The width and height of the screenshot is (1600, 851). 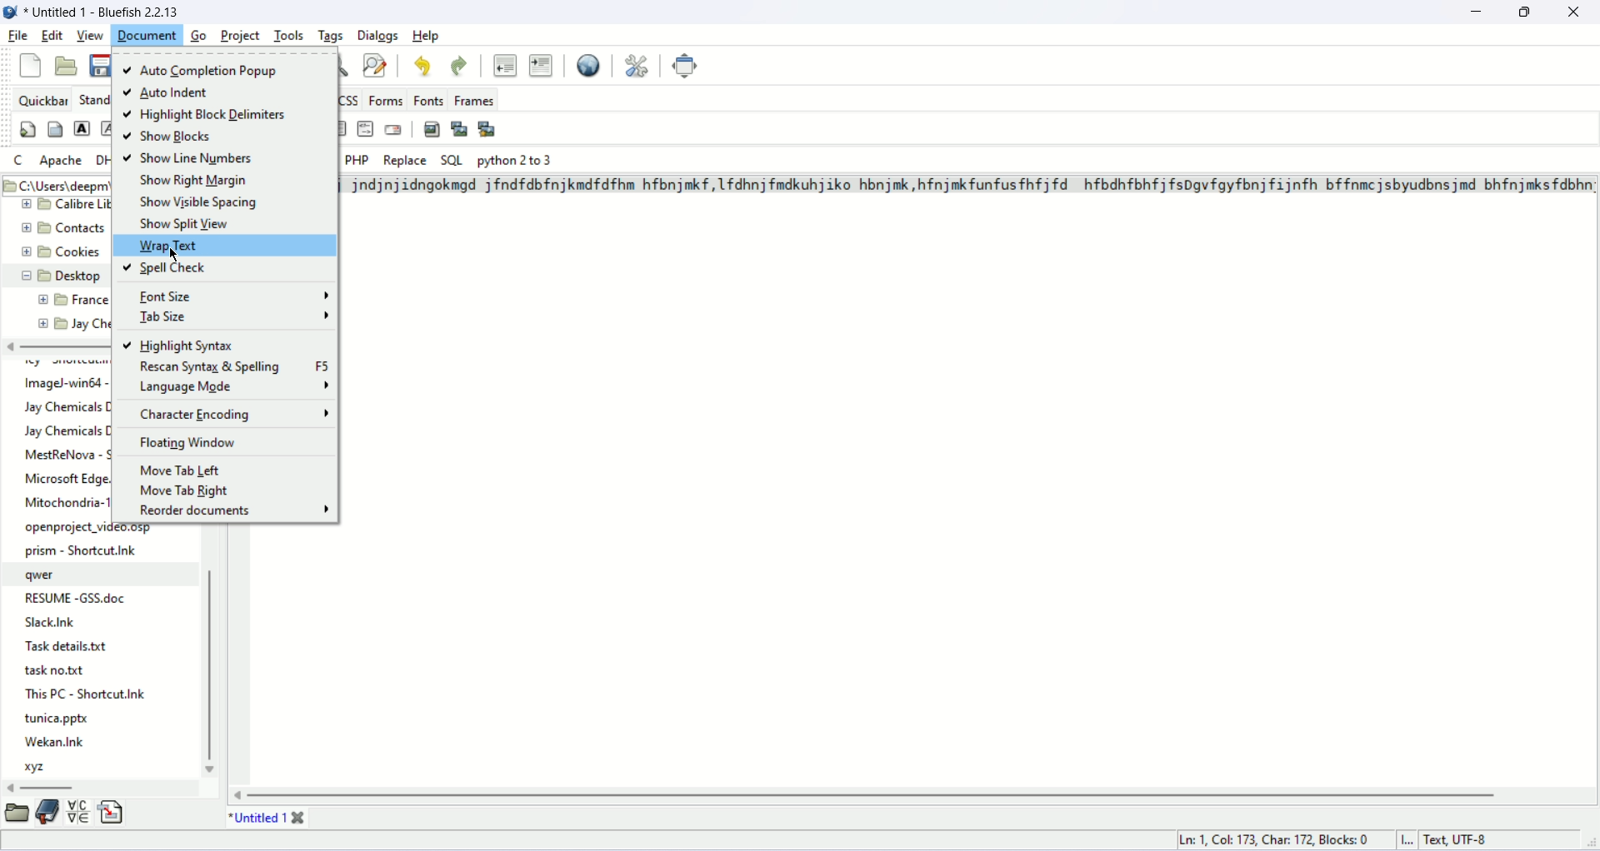 What do you see at coordinates (240, 35) in the screenshot?
I see `project` at bounding box center [240, 35].